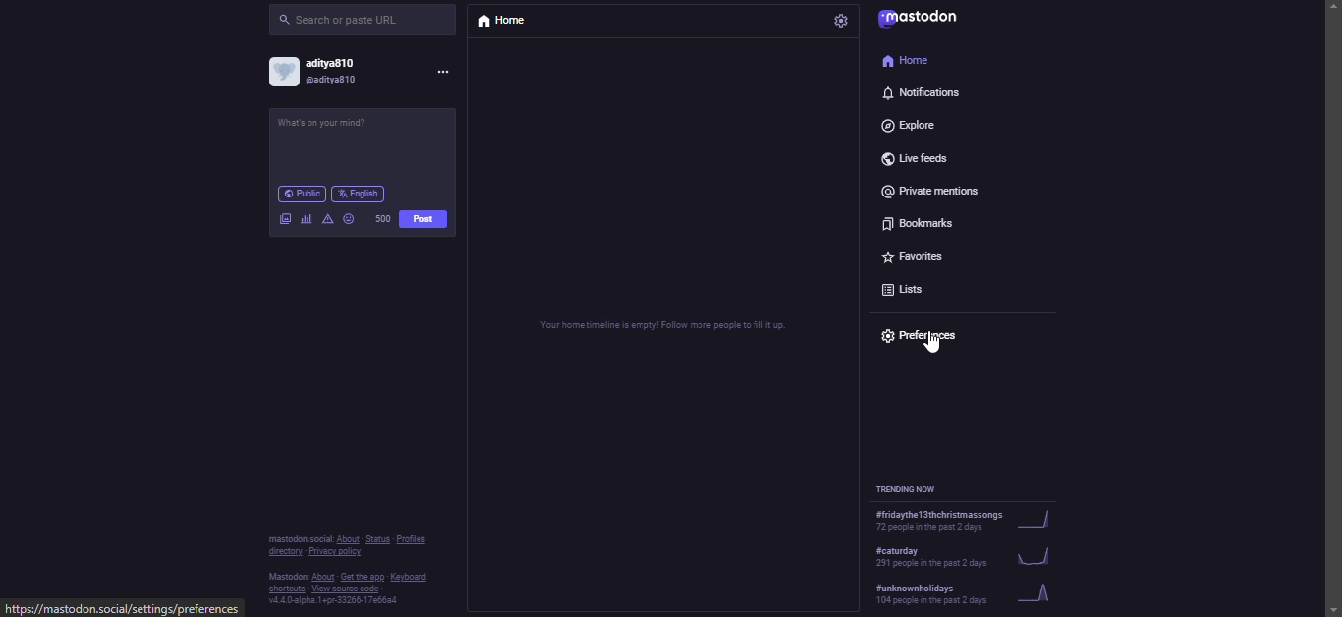 This screenshot has height=617, width=1342. Describe the element at coordinates (285, 217) in the screenshot. I see `image` at that location.